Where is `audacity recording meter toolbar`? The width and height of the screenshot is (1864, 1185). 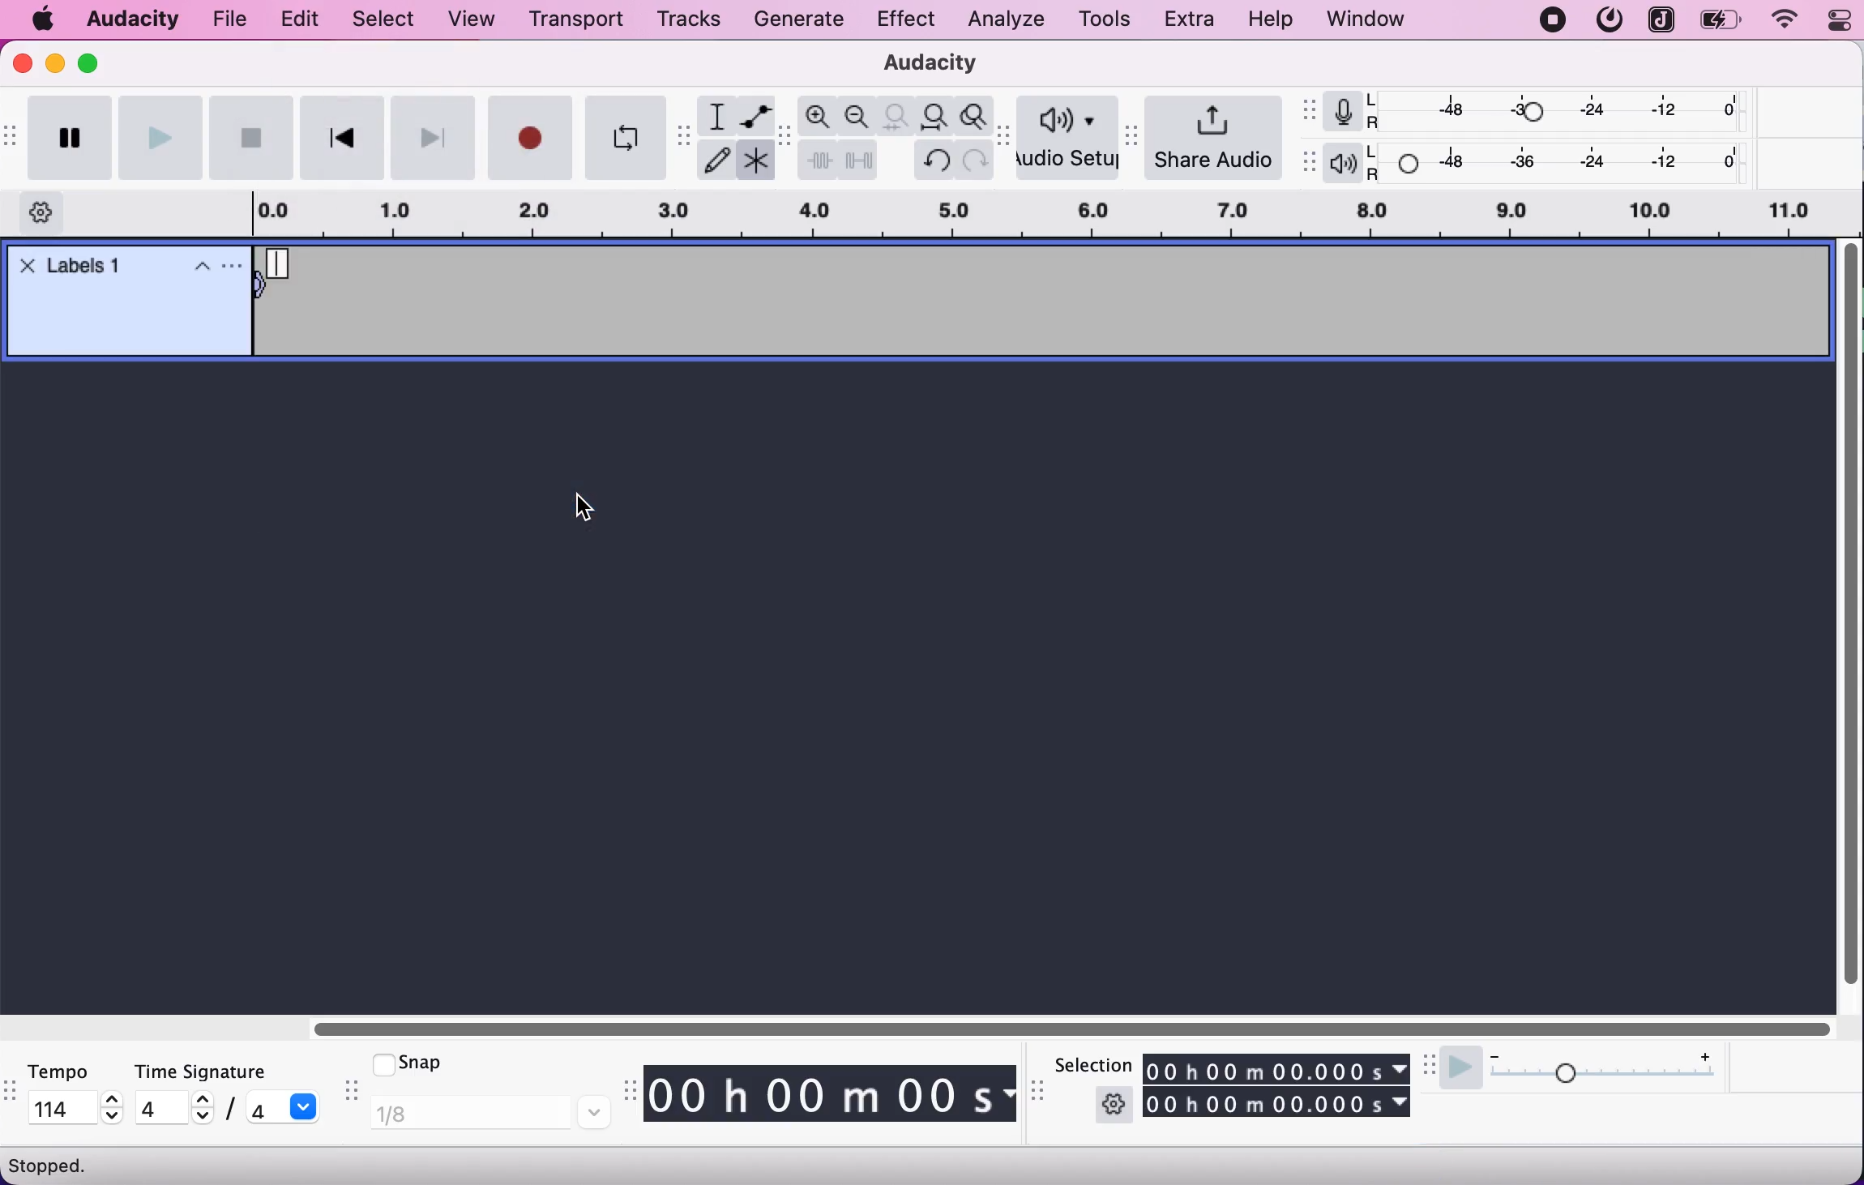 audacity recording meter toolbar is located at coordinates (1307, 109).